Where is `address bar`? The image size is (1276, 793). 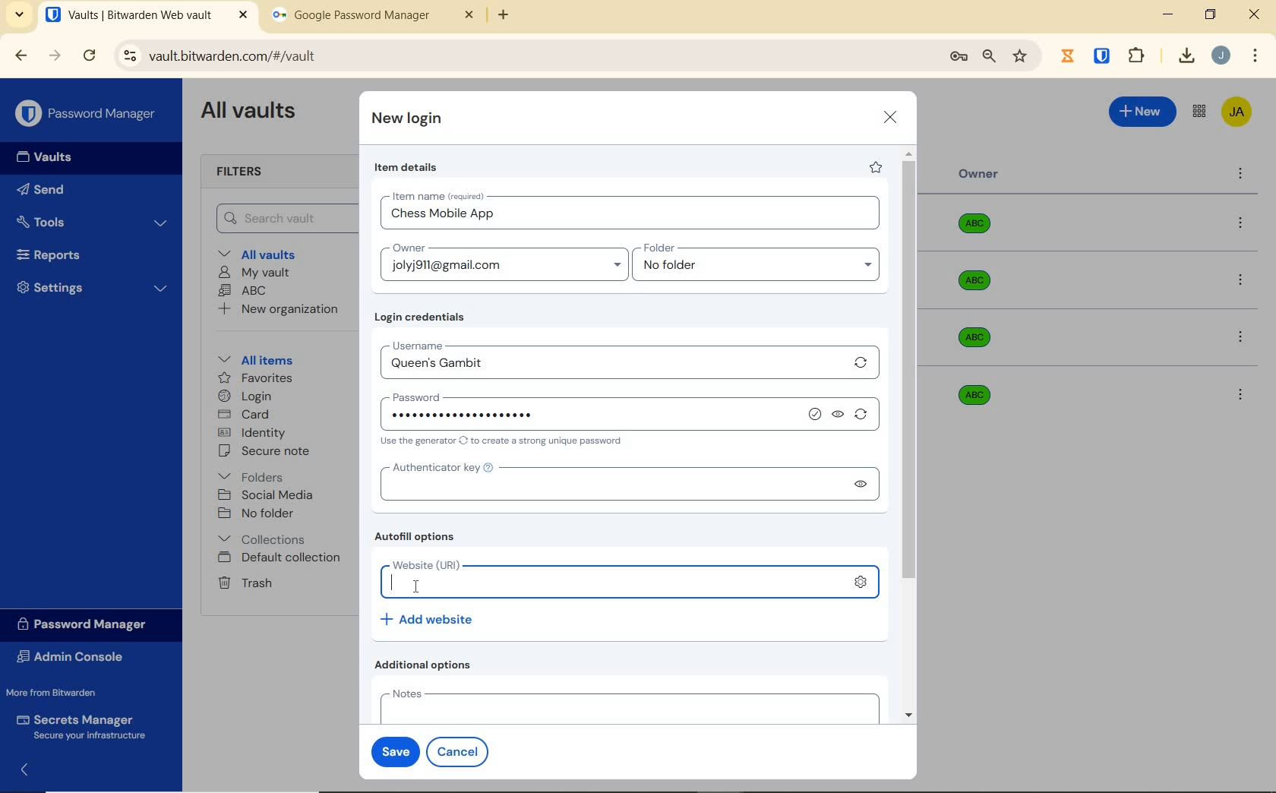 address bar is located at coordinates (523, 57).